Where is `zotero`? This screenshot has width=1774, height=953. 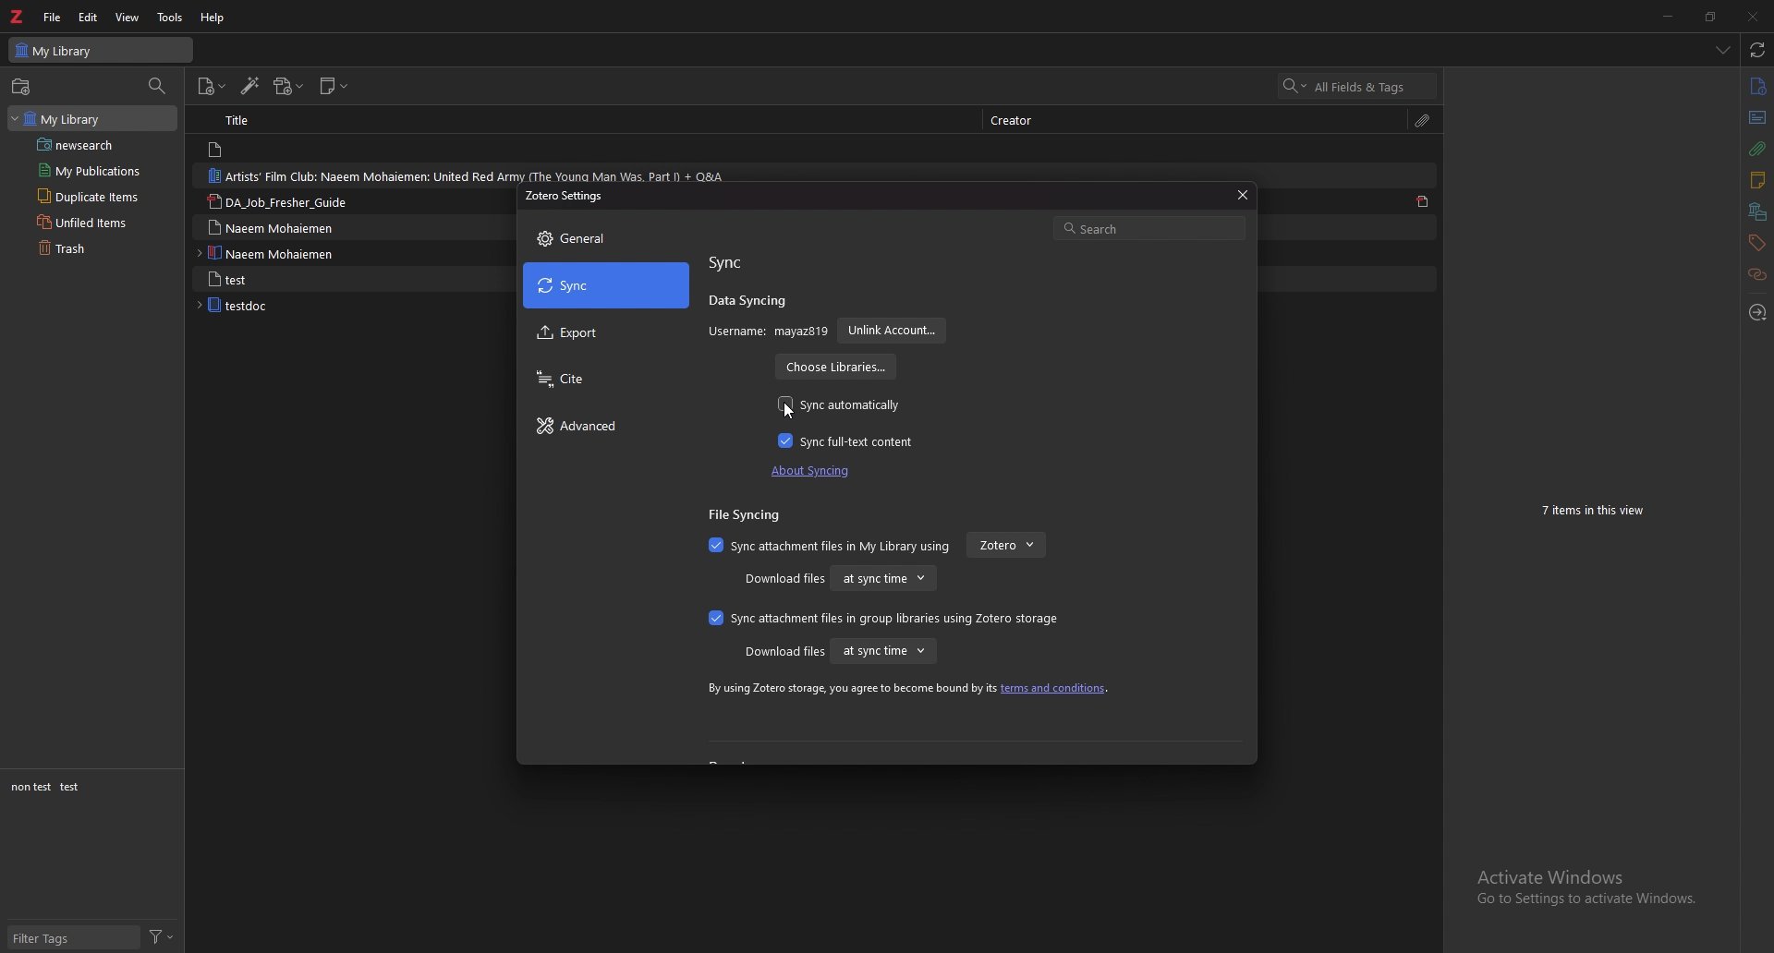
zotero is located at coordinates (1006, 545).